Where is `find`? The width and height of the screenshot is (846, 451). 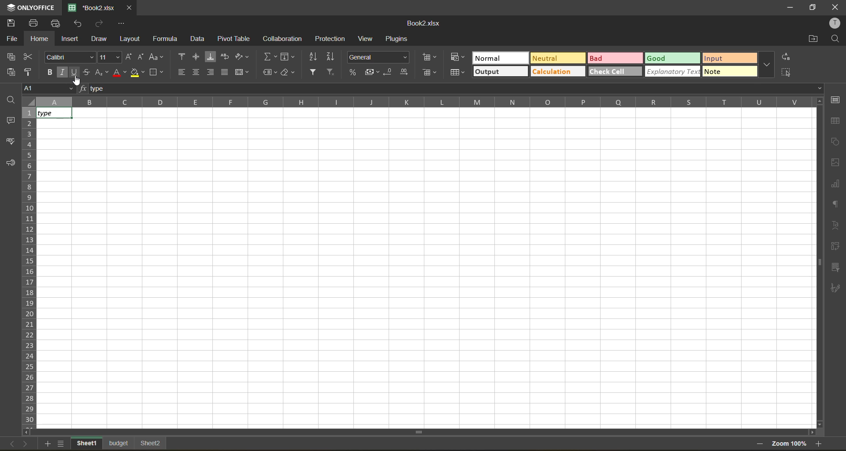 find is located at coordinates (835, 40).